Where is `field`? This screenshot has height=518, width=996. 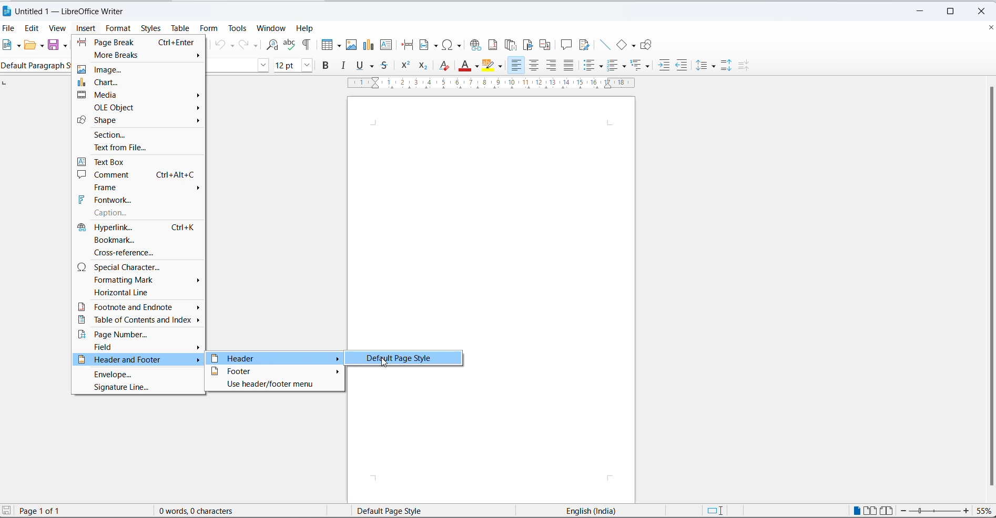 field is located at coordinates (137, 348).